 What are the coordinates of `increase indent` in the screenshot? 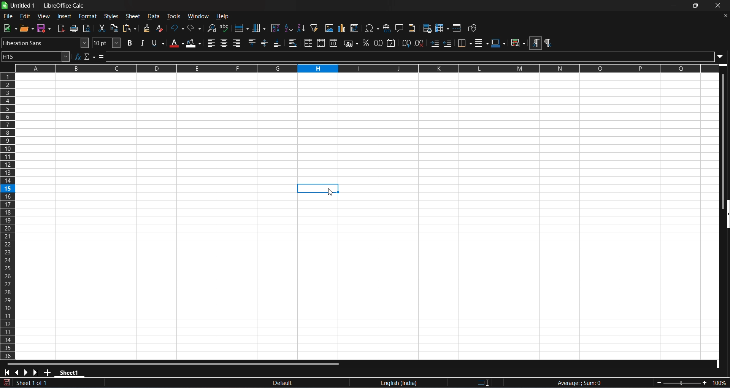 It's located at (435, 43).